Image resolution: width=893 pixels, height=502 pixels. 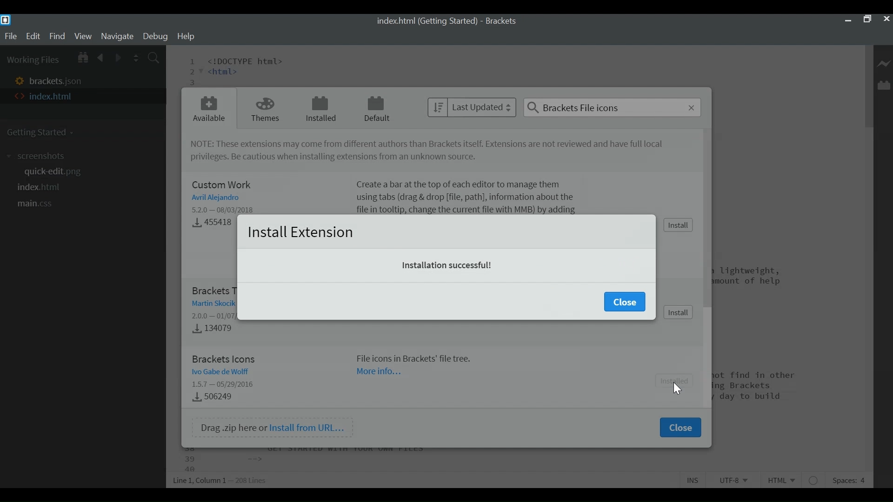 What do you see at coordinates (83, 58) in the screenshot?
I see `Show in File tree` at bounding box center [83, 58].